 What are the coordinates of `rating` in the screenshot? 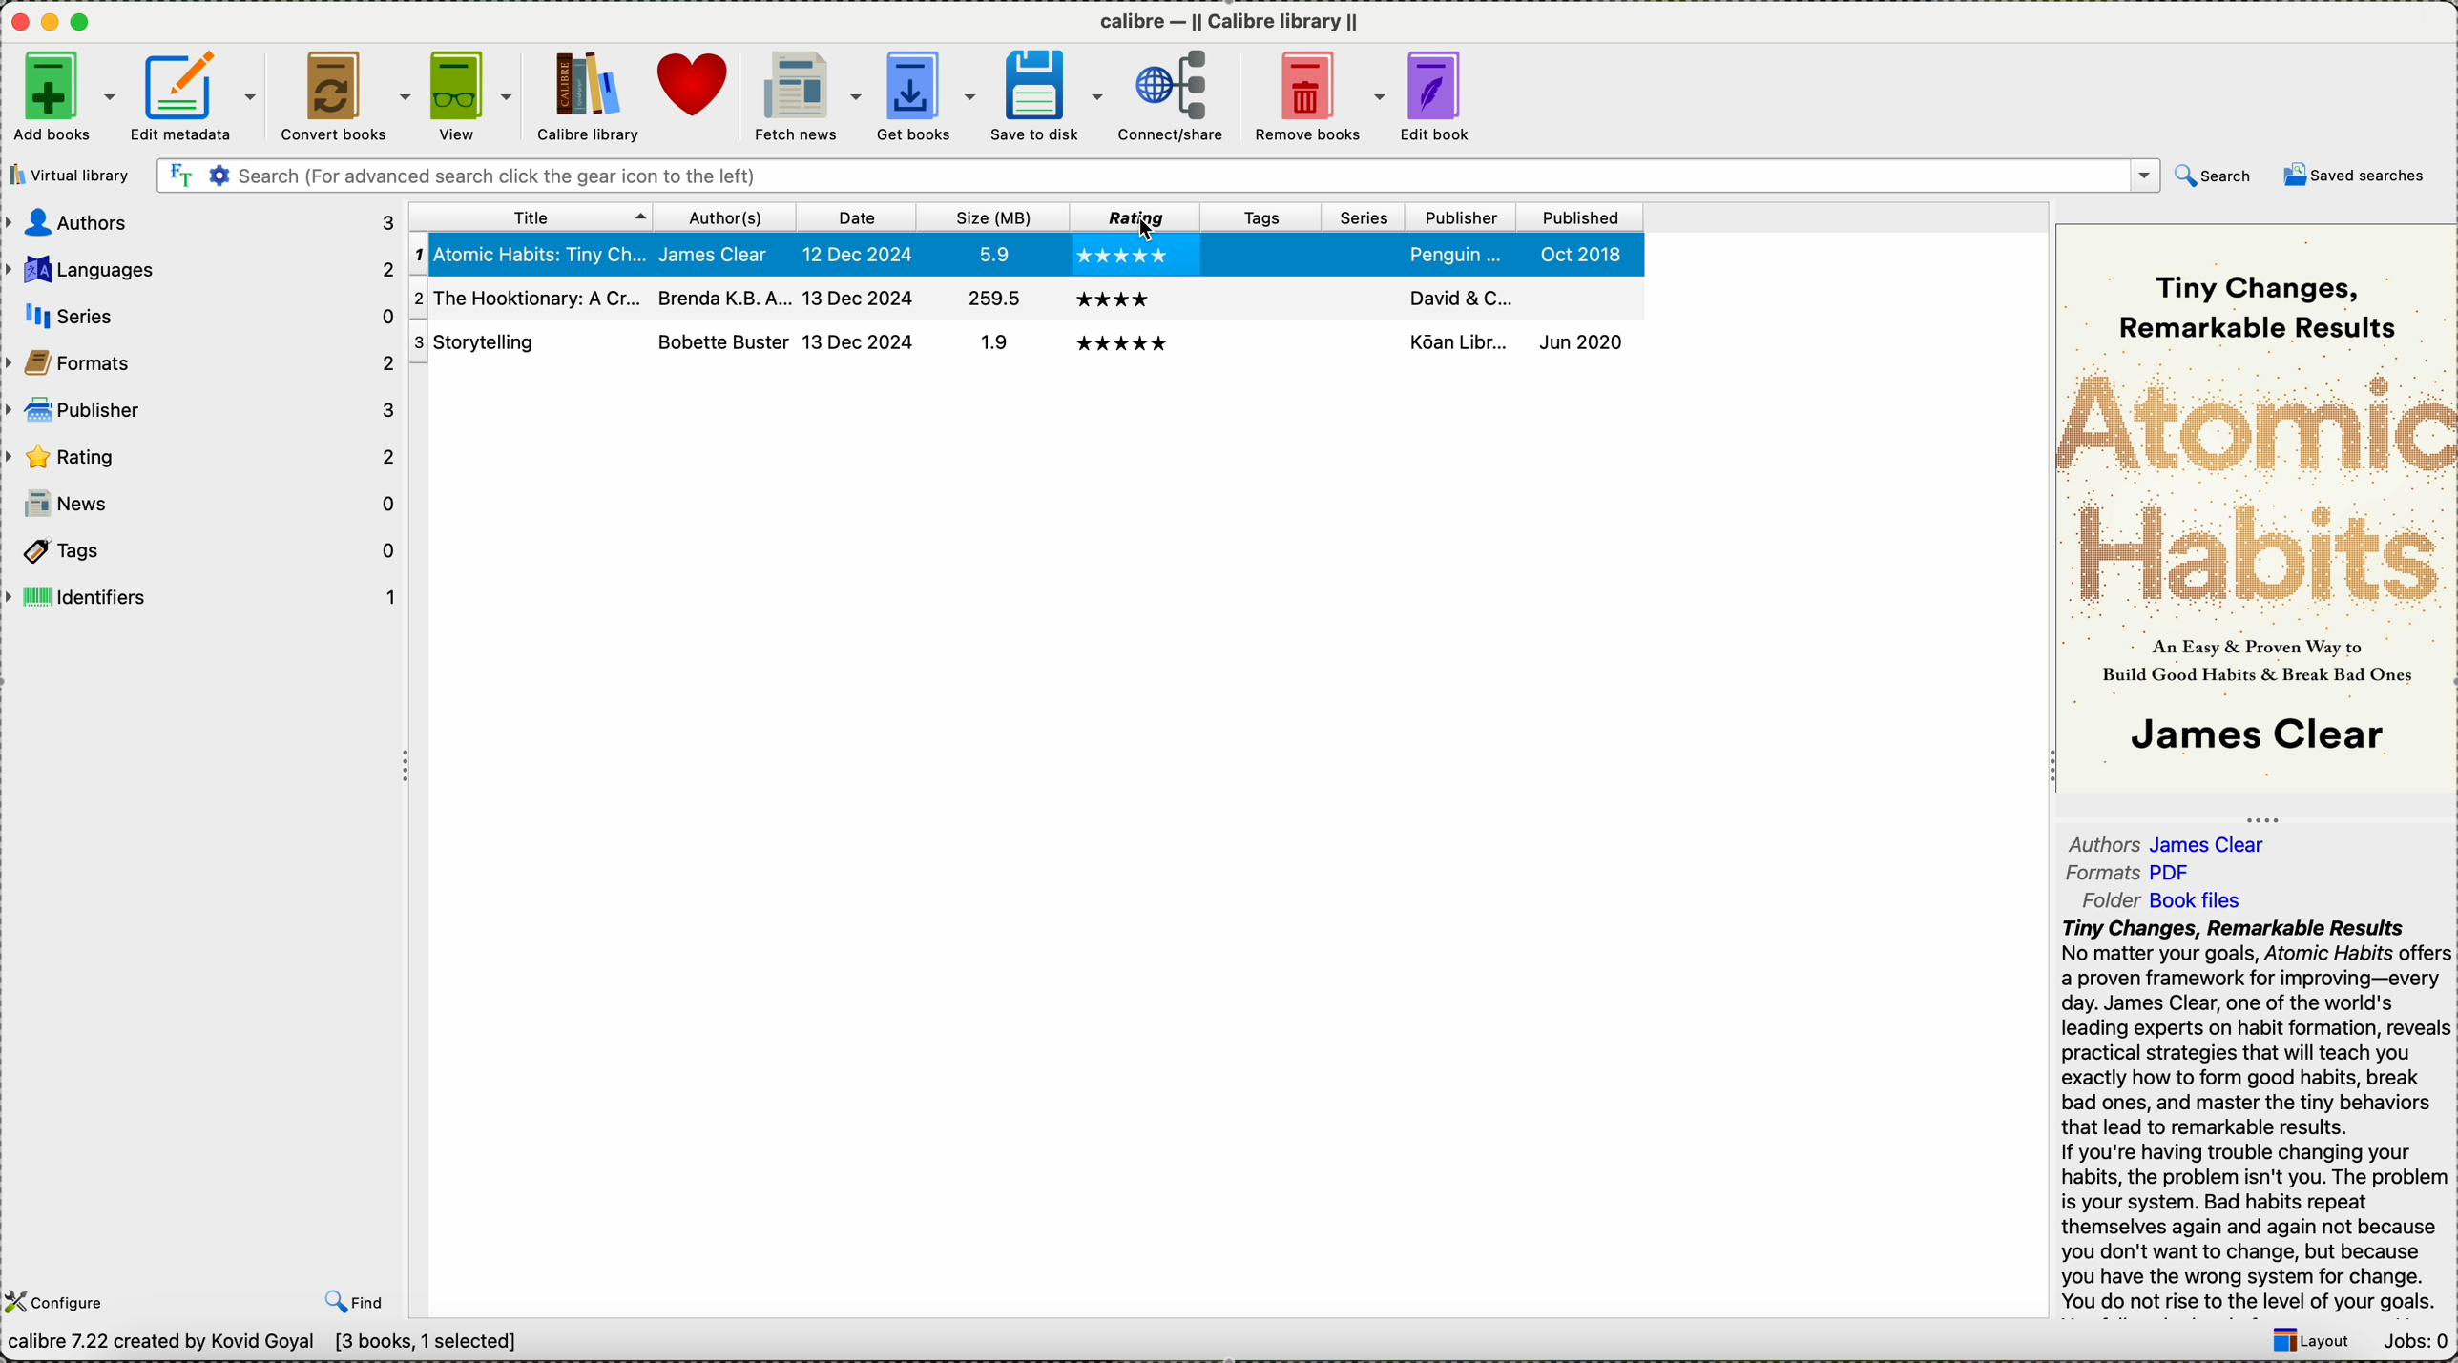 It's located at (201, 454).